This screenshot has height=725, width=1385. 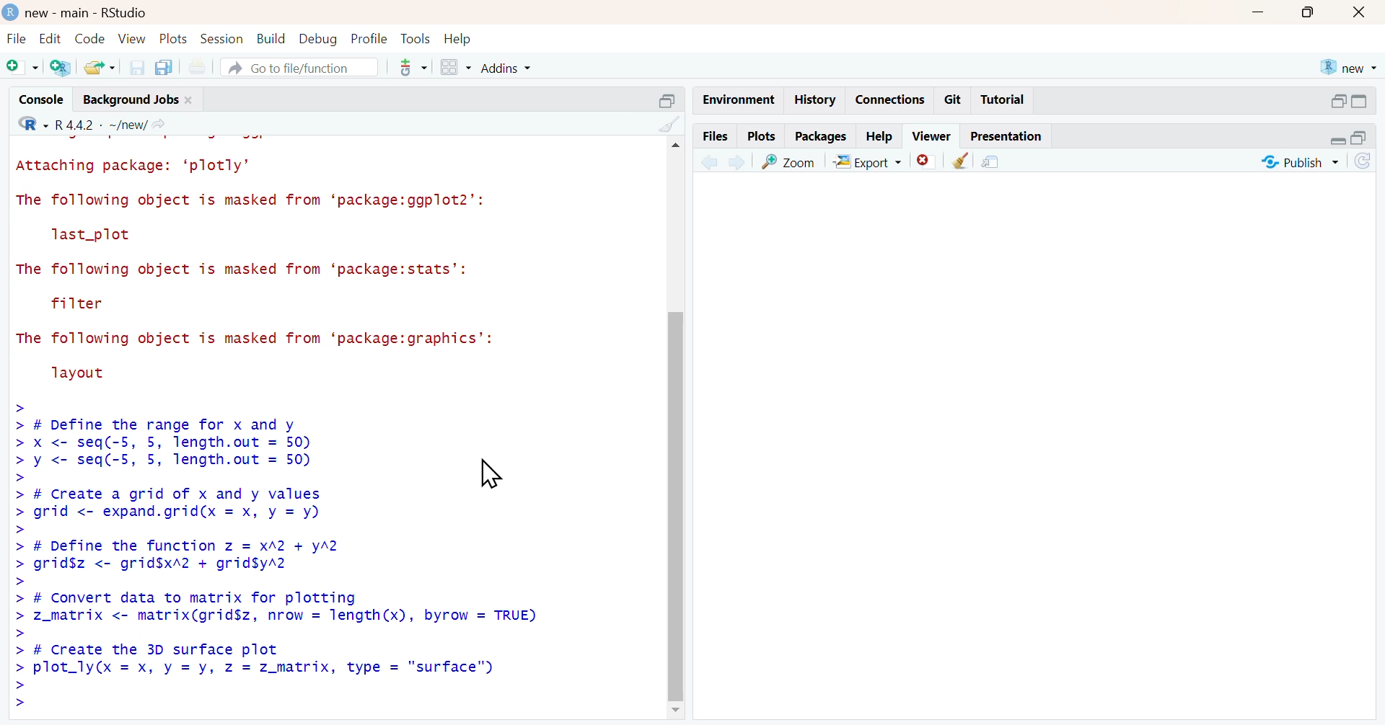 I want to click on view, so click(x=133, y=38).